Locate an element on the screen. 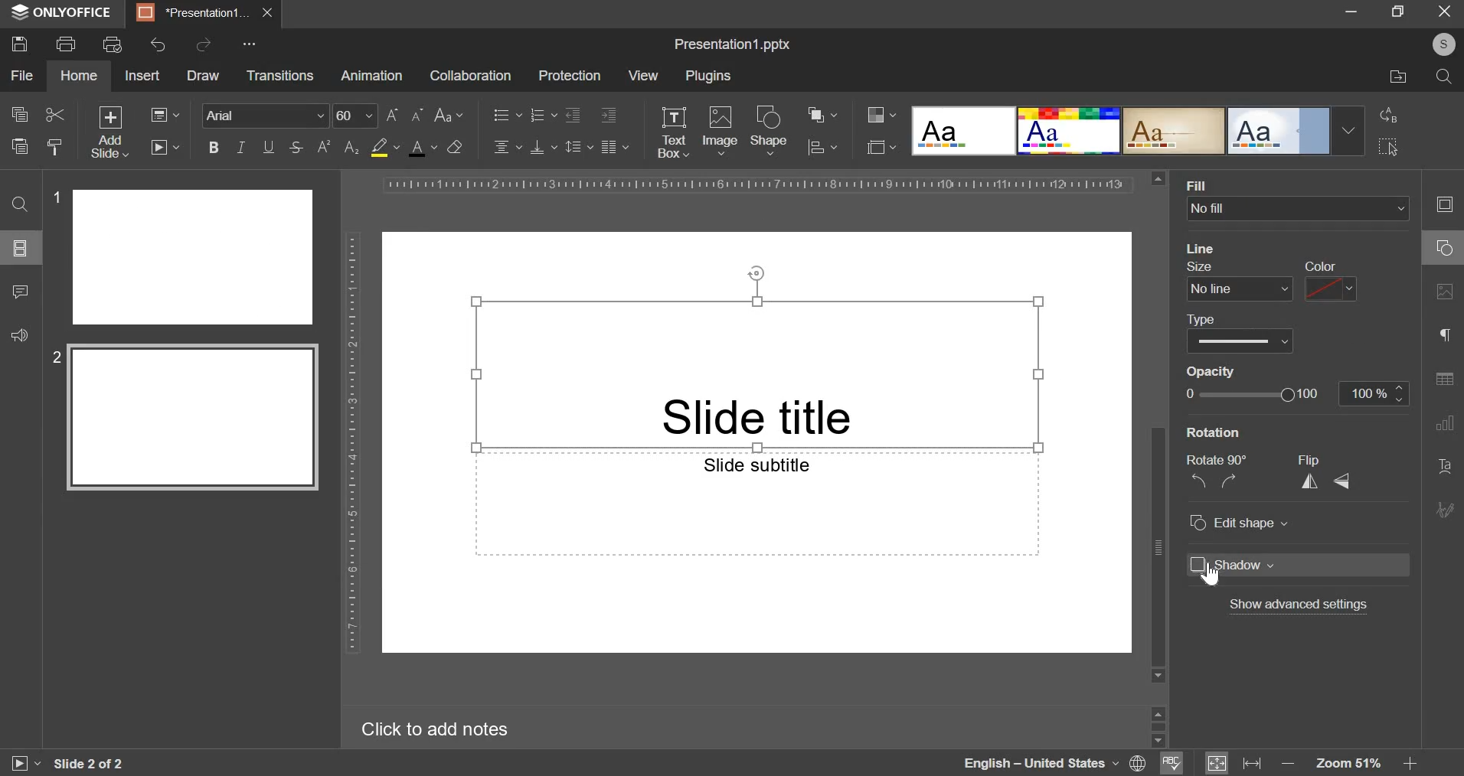 This screenshot has width=1464, height=776. redo is located at coordinates (202, 44).